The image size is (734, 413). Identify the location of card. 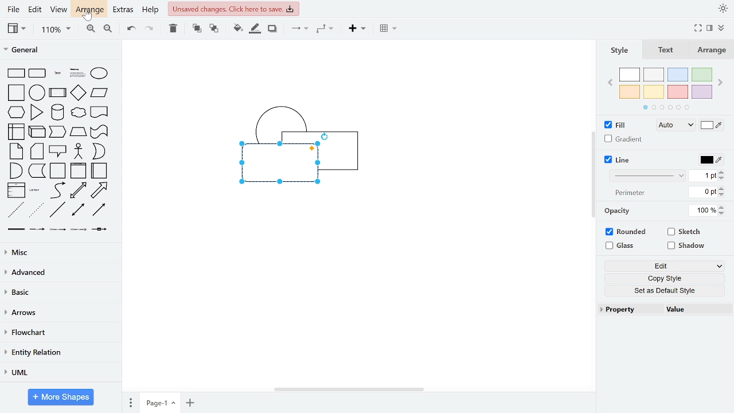
(38, 151).